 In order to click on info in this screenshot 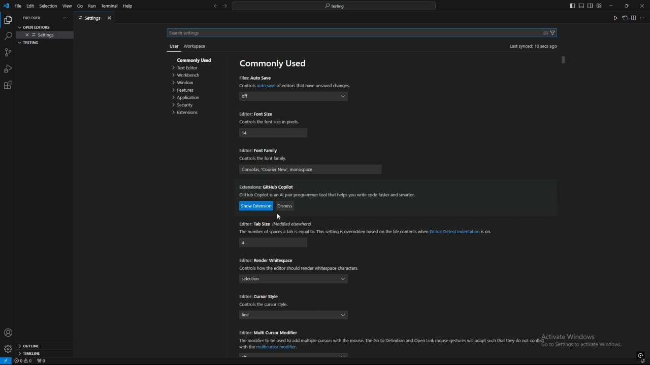, I will do `click(295, 85)`.